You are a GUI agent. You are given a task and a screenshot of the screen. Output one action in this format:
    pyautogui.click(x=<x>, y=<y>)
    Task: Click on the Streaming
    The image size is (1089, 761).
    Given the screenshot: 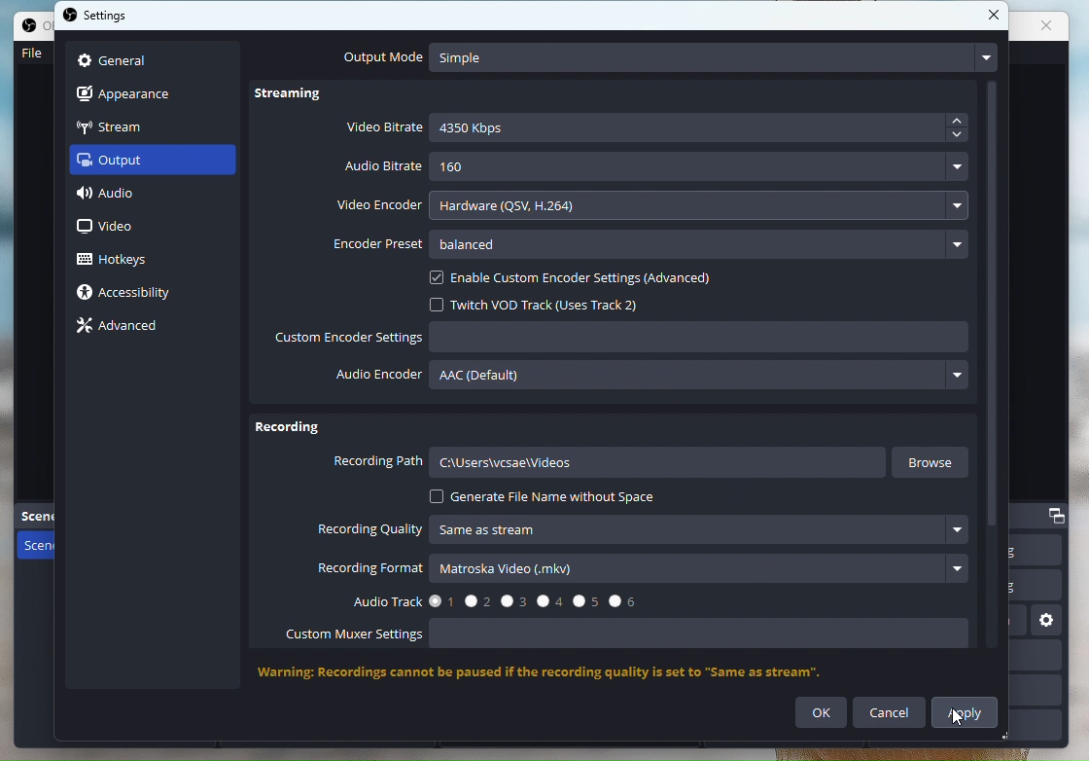 What is the action you would take?
    pyautogui.click(x=299, y=97)
    